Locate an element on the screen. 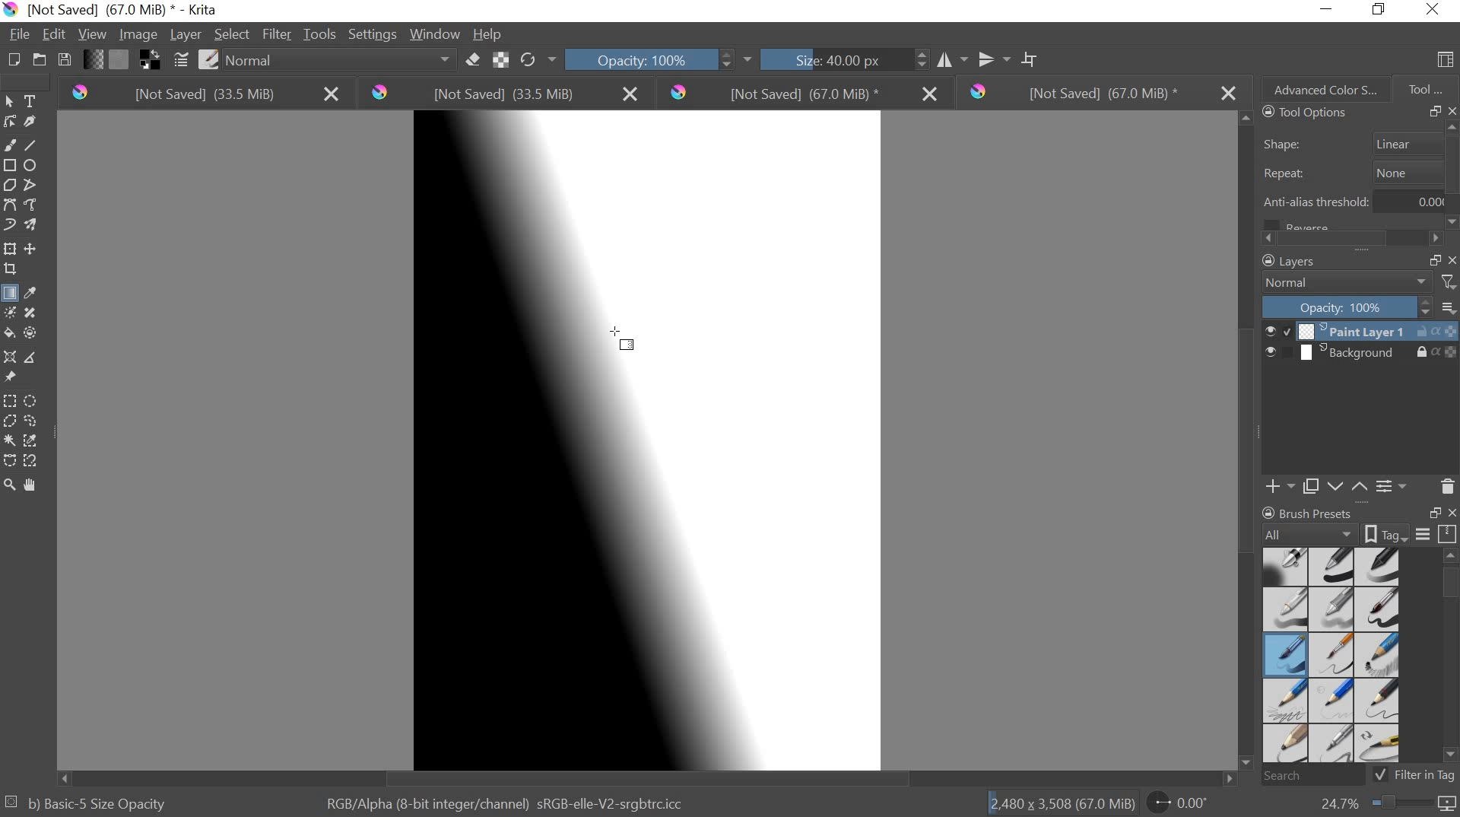  SAVE is located at coordinates (64, 59).